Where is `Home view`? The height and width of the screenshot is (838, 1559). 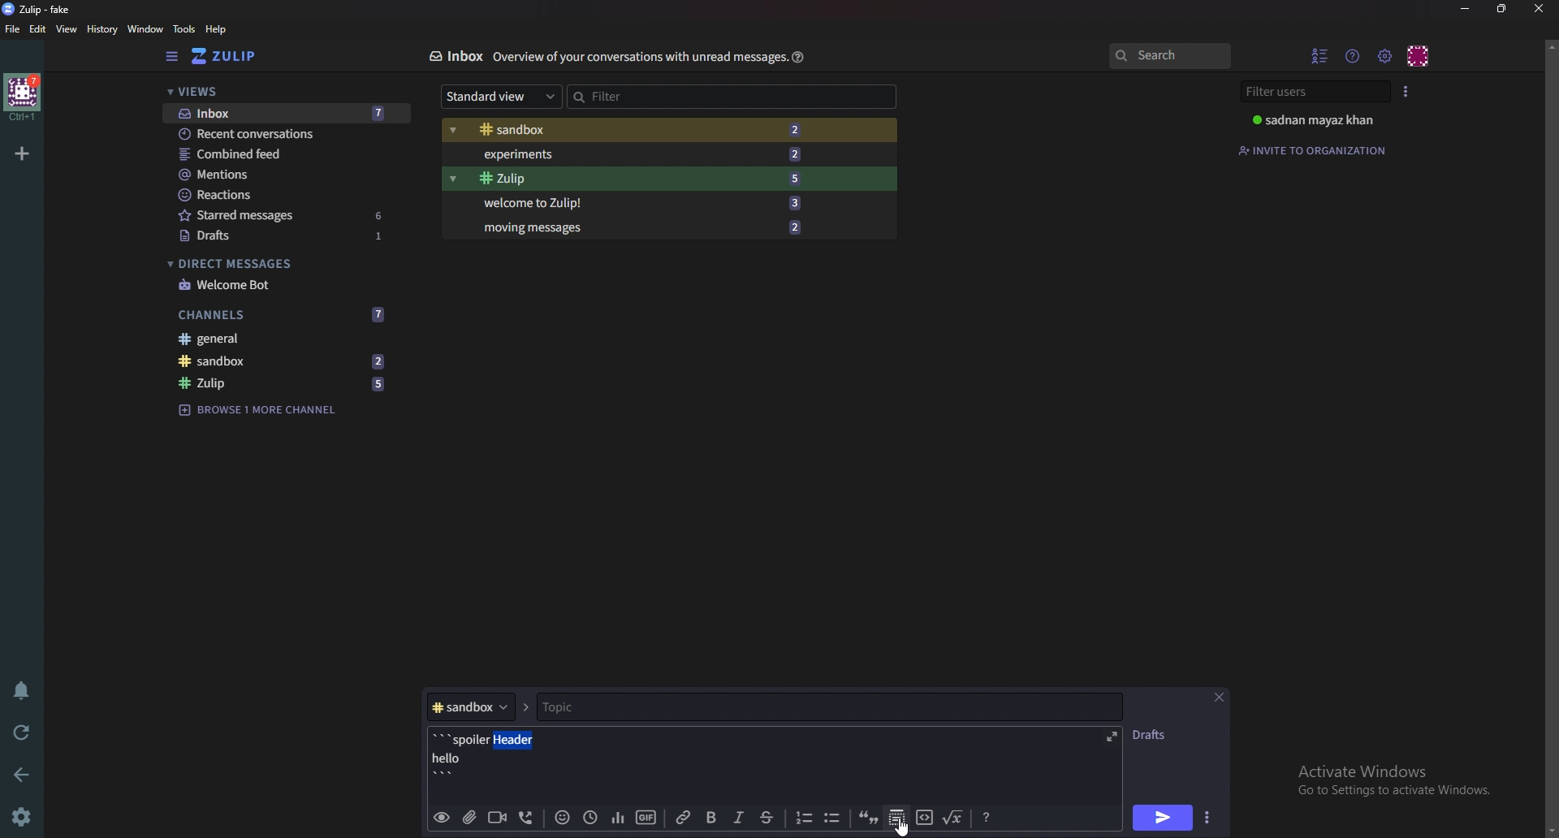 Home view is located at coordinates (245, 55).